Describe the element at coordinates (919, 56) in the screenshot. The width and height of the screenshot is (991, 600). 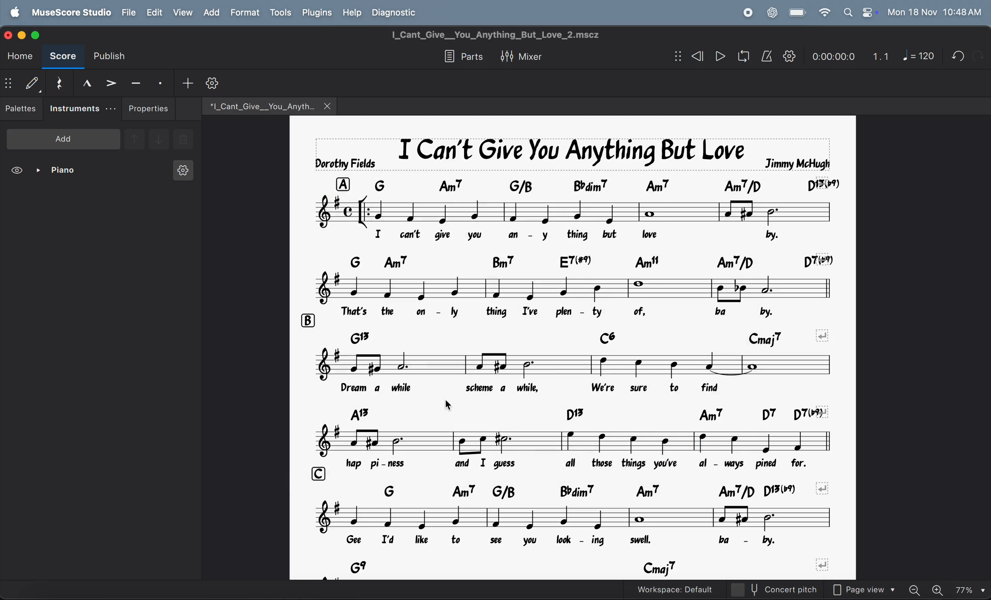
I see `note 120` at that location.